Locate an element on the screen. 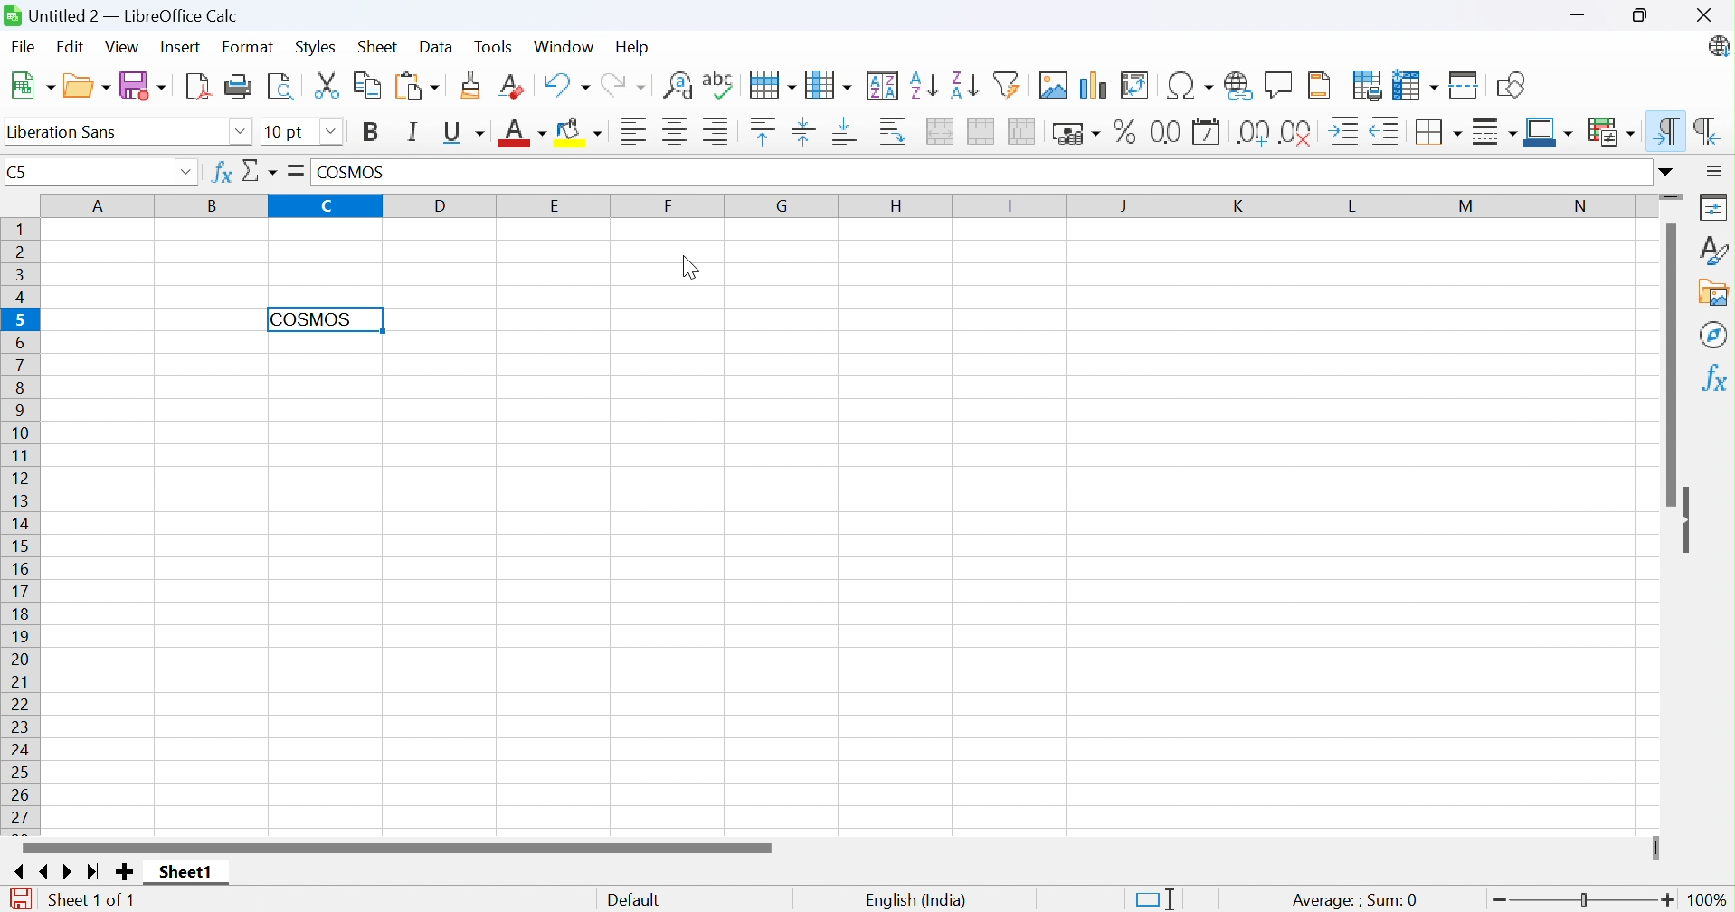 Image resolution: width=1735 pixels, height=912 pixels. Font color is located at coordinates (522, 136).